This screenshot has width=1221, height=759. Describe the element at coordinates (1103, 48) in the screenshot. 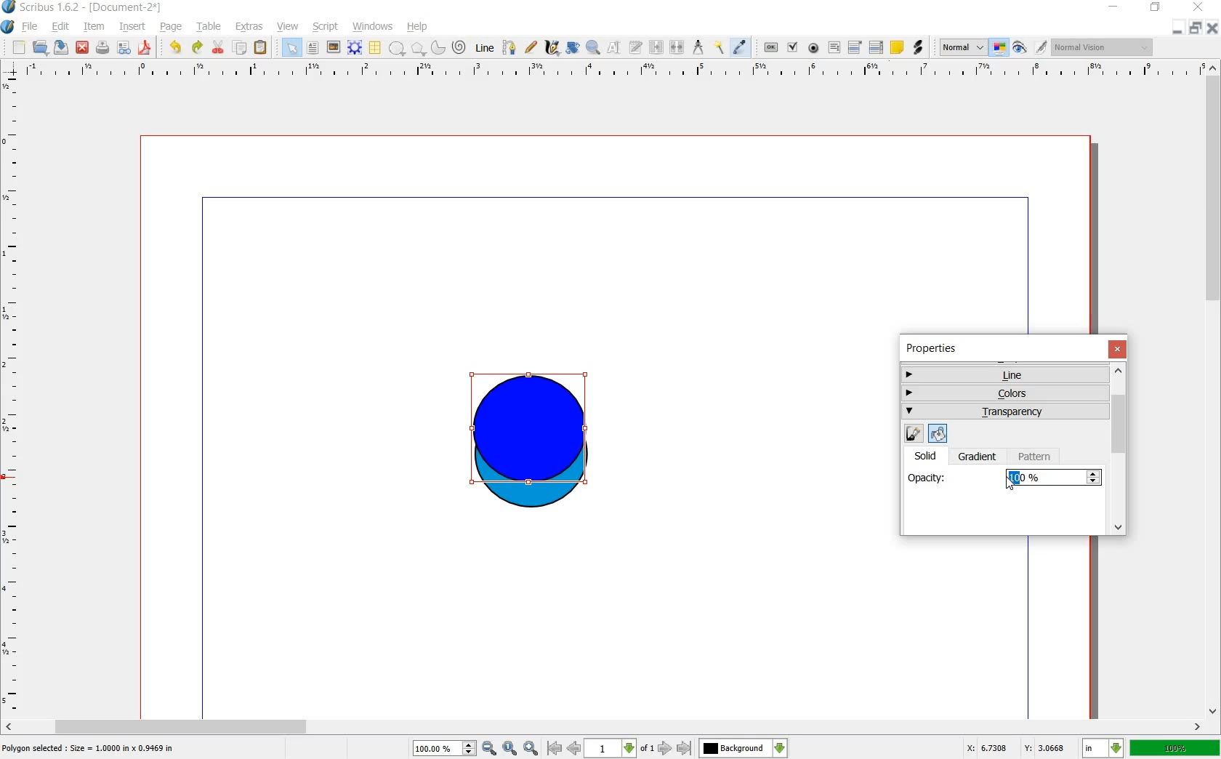

I see `normal vision ` at that location.